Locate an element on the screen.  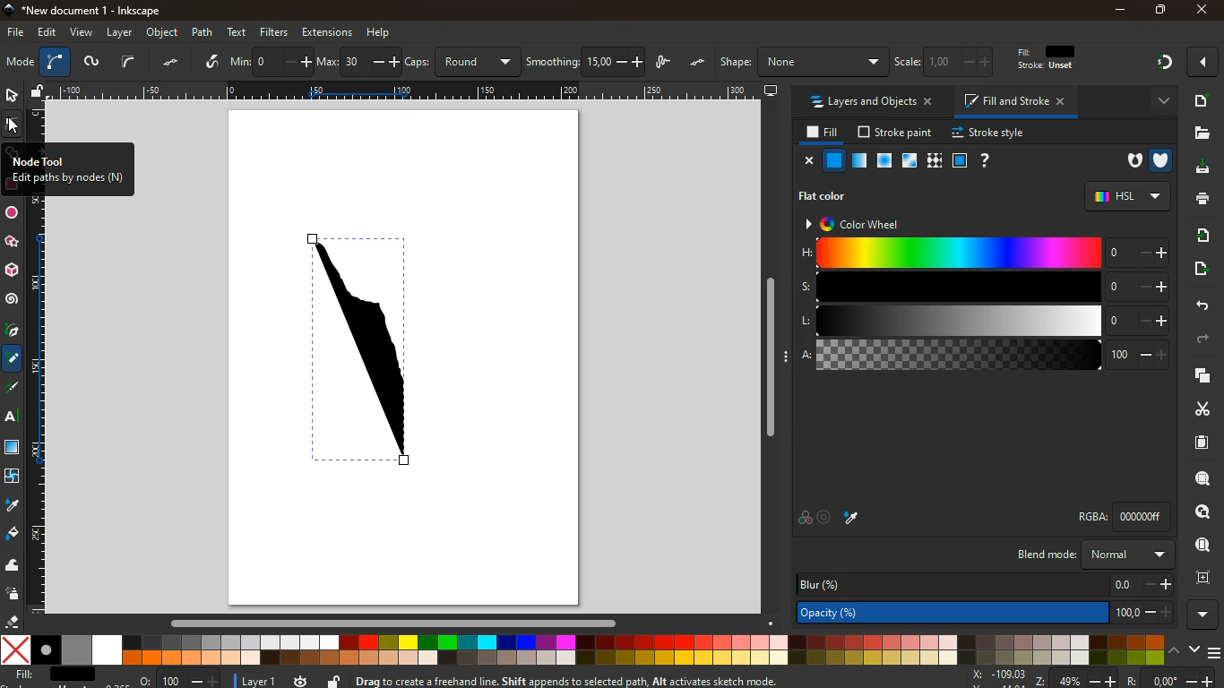
wave is located at coordinates (13, 564).